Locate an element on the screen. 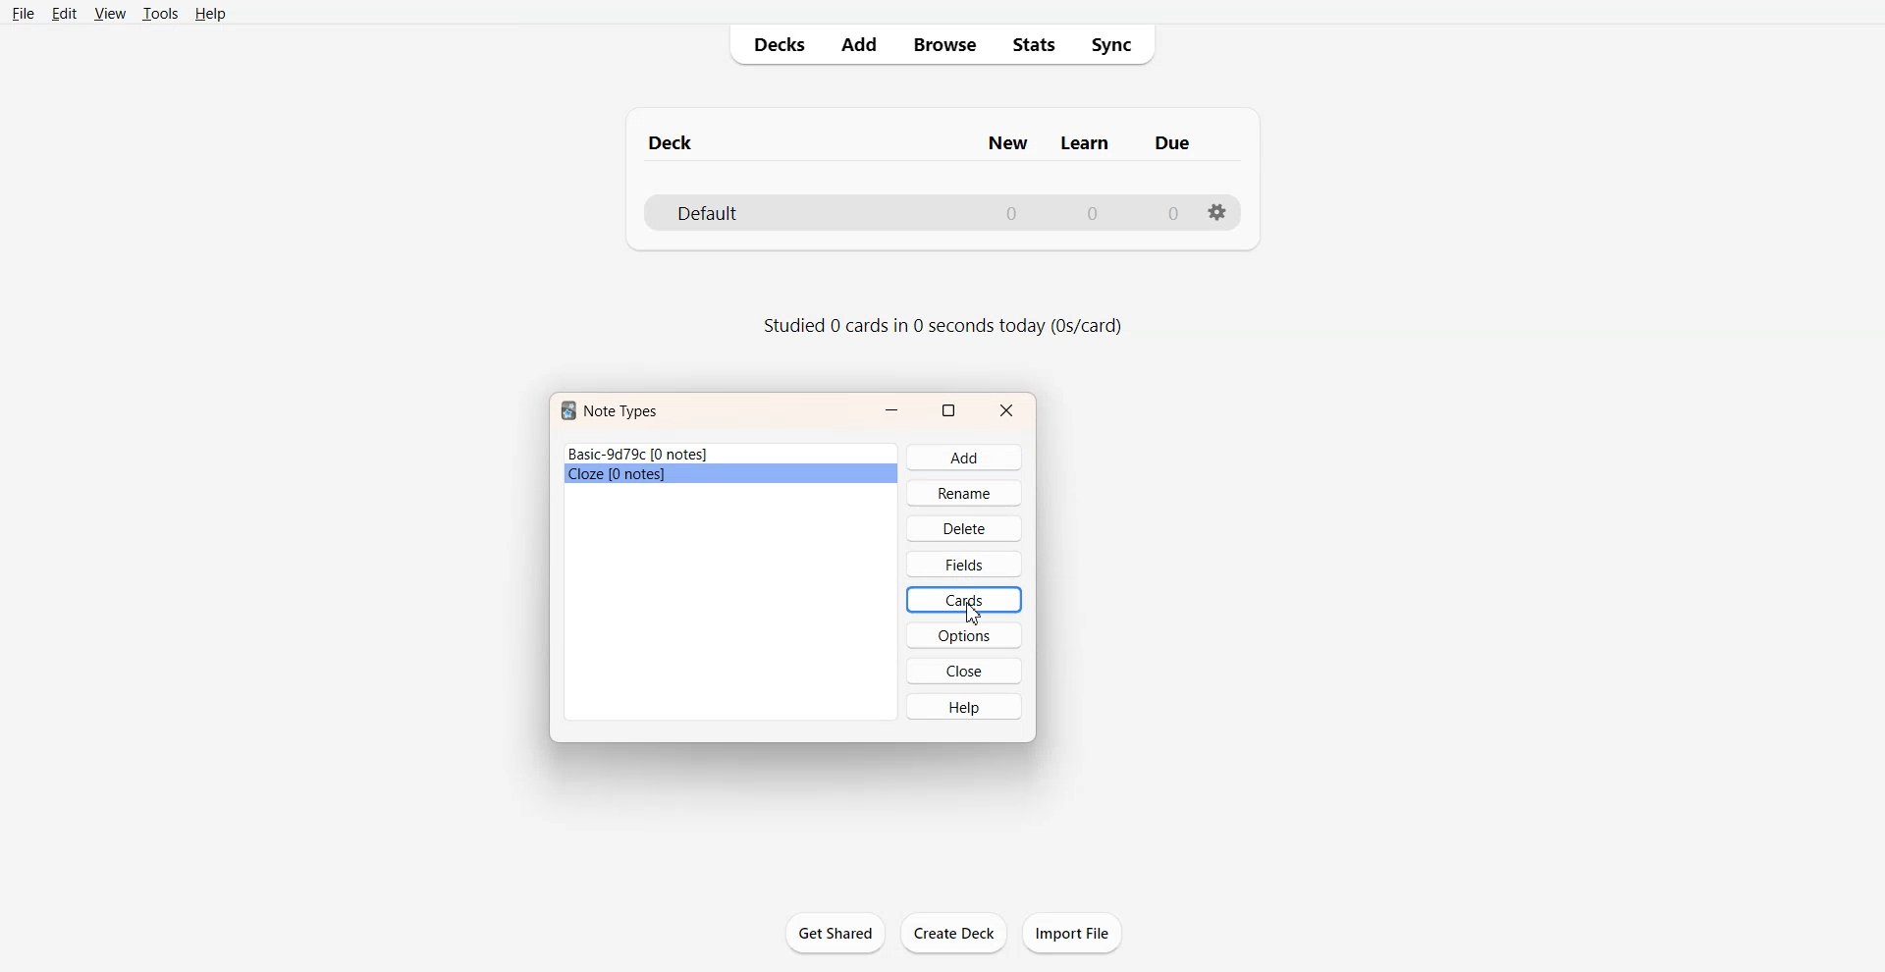  File is located at coordinates (731, 454).